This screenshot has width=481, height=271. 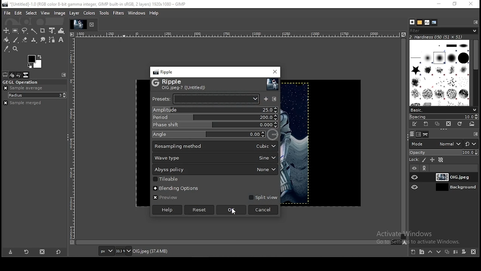 What do you see at coordinates (434, 23) in the screenshot?
I see `document history` at bounding box center [434, 23].